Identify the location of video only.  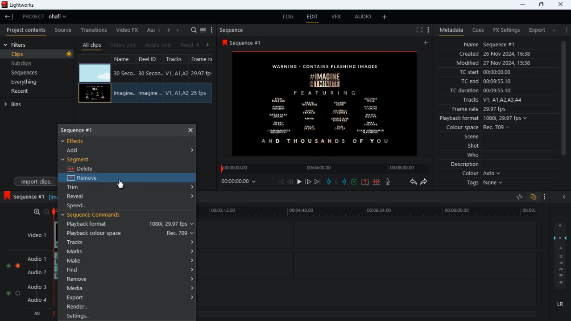
(125, 44).